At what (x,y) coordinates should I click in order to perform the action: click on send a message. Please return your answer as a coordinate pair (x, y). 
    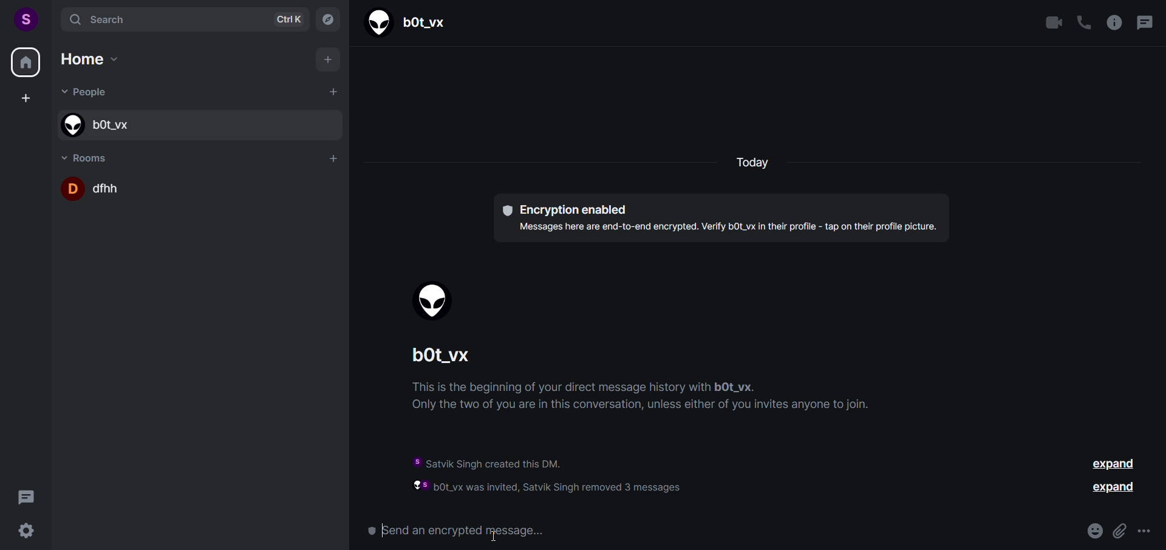
    Looking at the image, I should click on (717, 532).